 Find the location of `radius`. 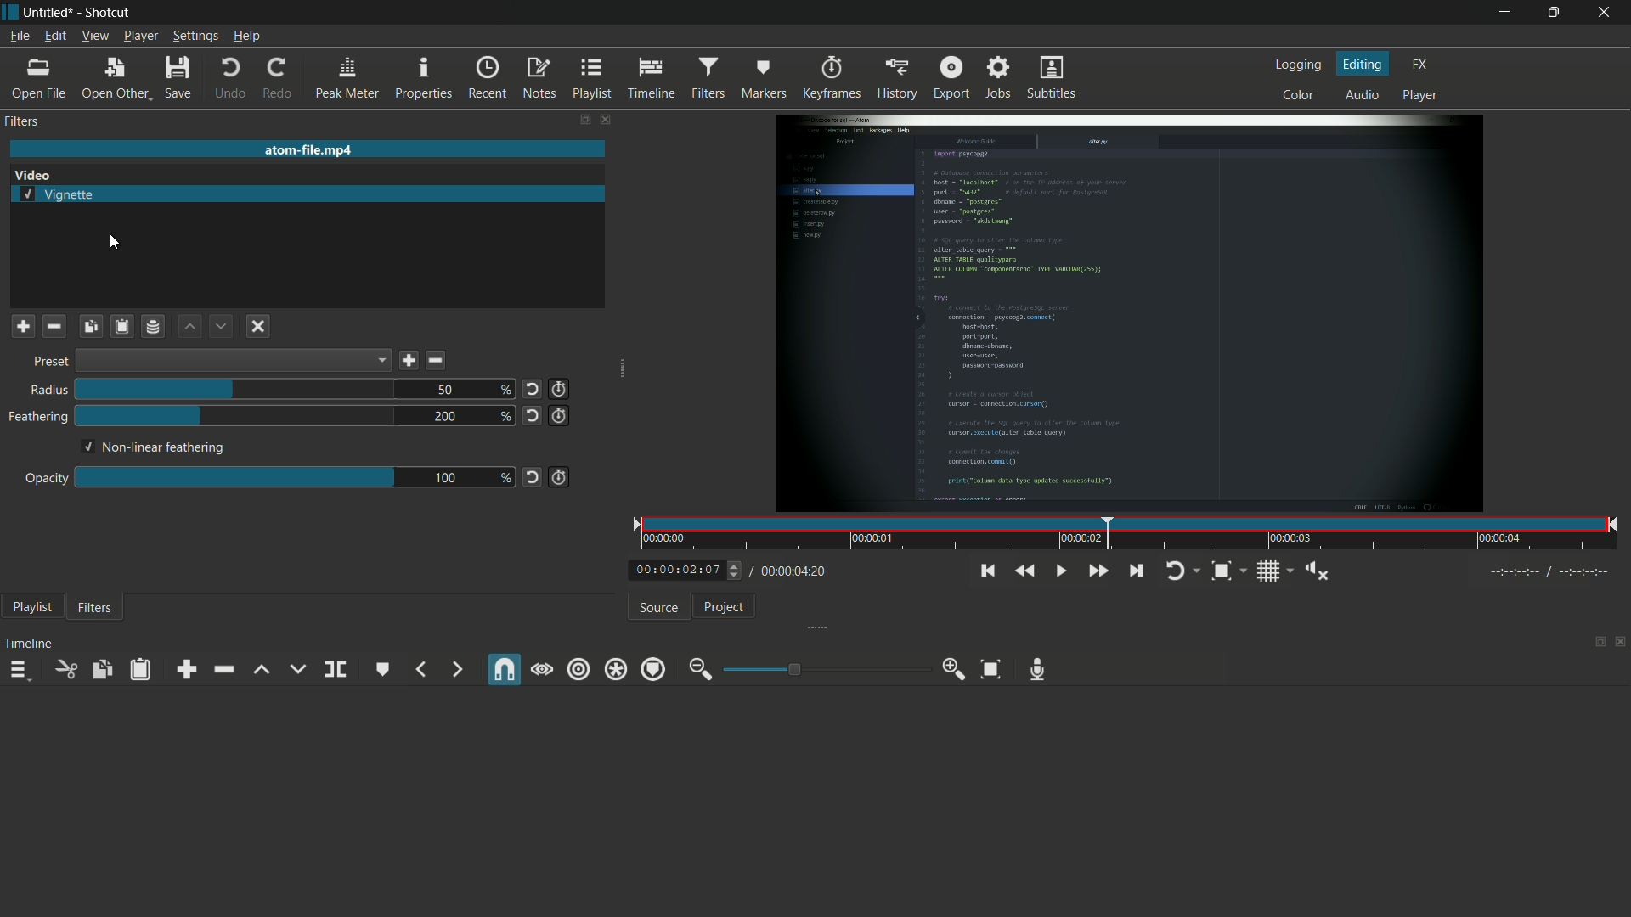

radius is located at coordinates (48, 390).